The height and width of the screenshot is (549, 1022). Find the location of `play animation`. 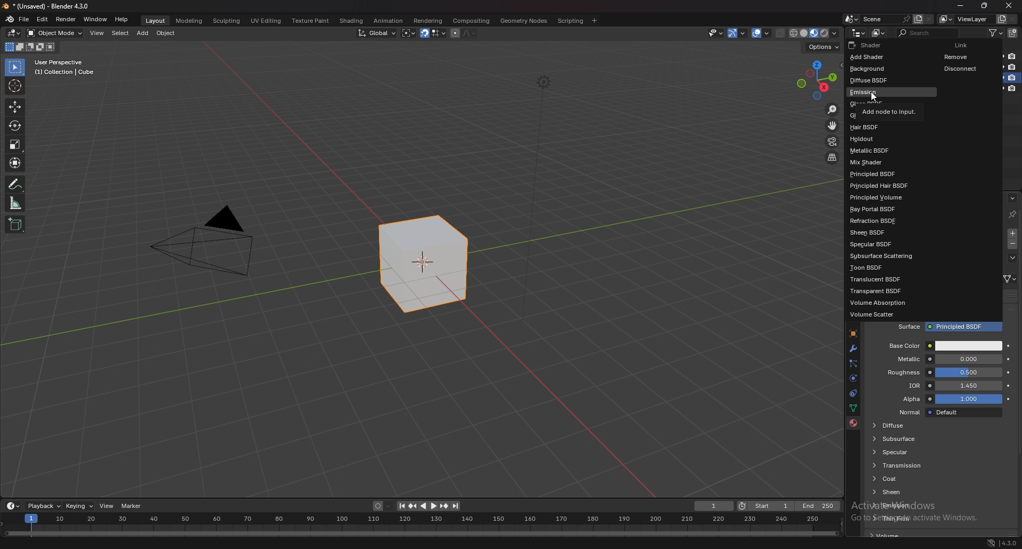

play animation is located at coordinates (428, 506).